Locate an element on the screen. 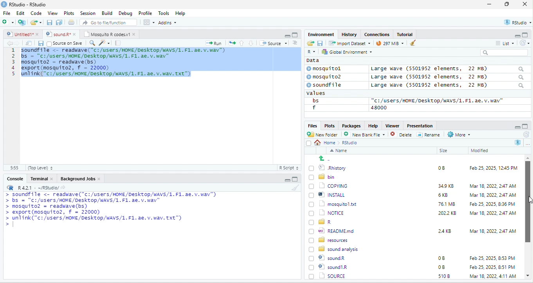  9 mb is located at coordinates (389, 44).